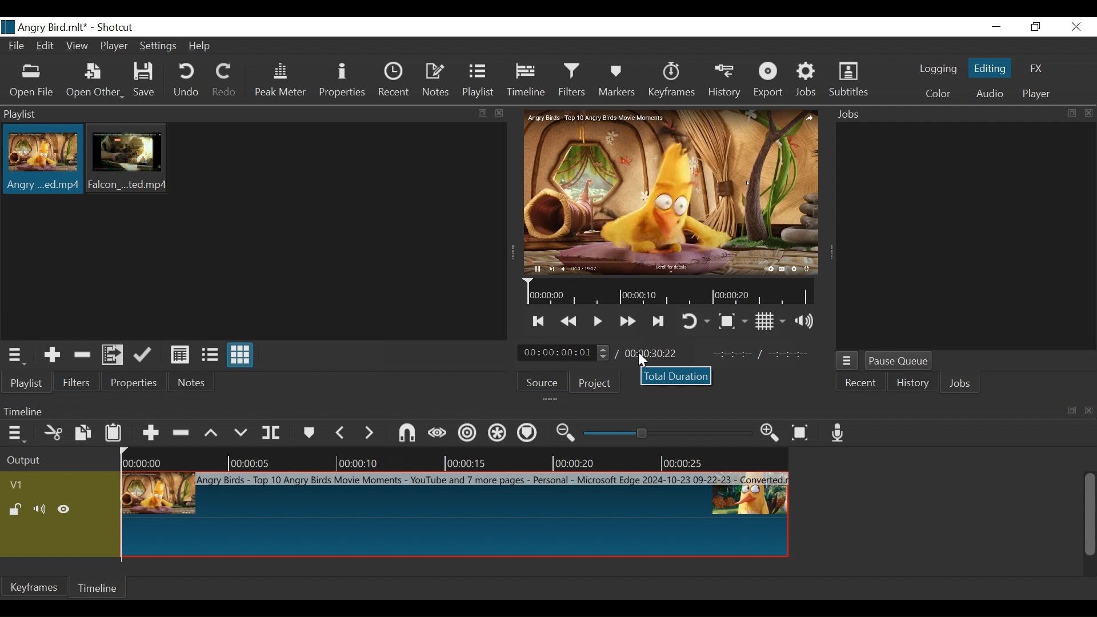  Describe the element at coordinates (280, 80) in the screenshot. I see `Peak Meter` at that location.